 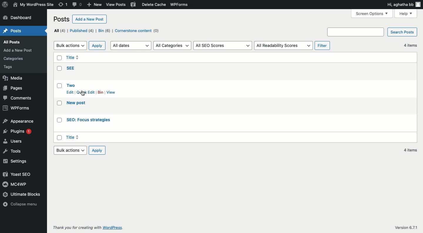 What do you see at coordinates (117, 5) in the screenshot?
I see `view posts` at bounding box center [117, 5].